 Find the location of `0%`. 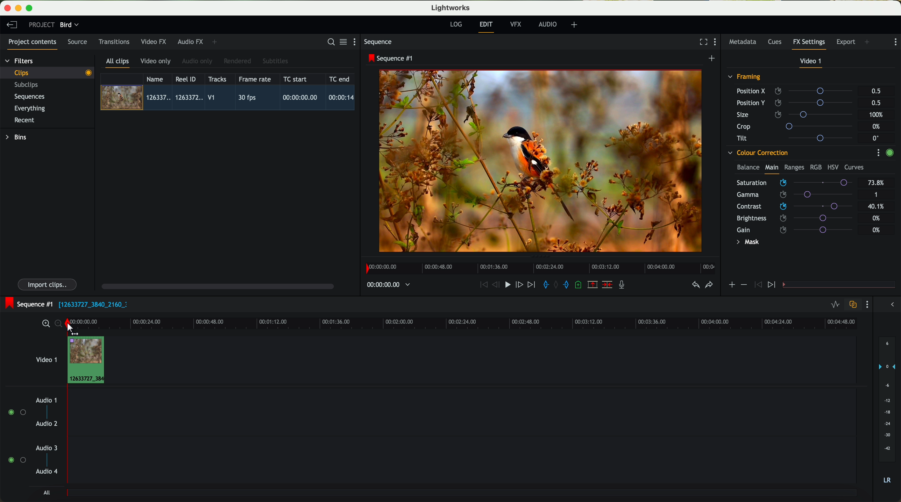

0% is located at coordinates (877, 217).